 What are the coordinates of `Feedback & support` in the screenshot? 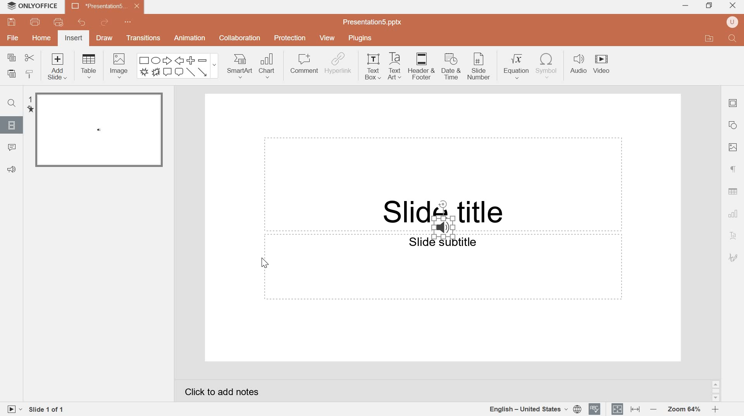 It's located at (12, 170).